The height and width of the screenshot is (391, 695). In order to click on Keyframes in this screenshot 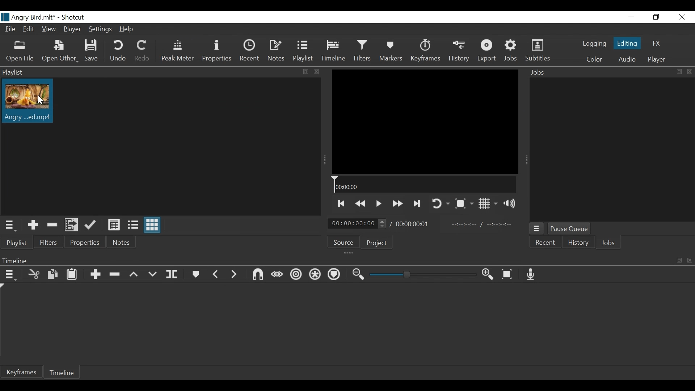, I will do `click(425, 51)`.